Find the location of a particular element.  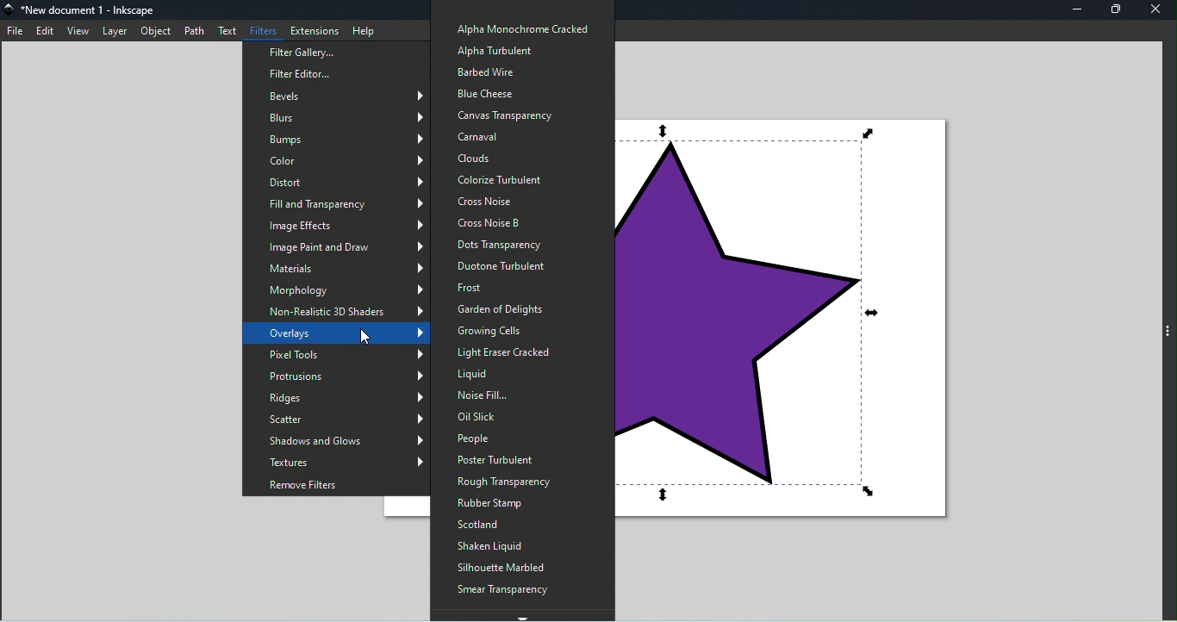

Filter Gallery is located at coordinates (331, 53).